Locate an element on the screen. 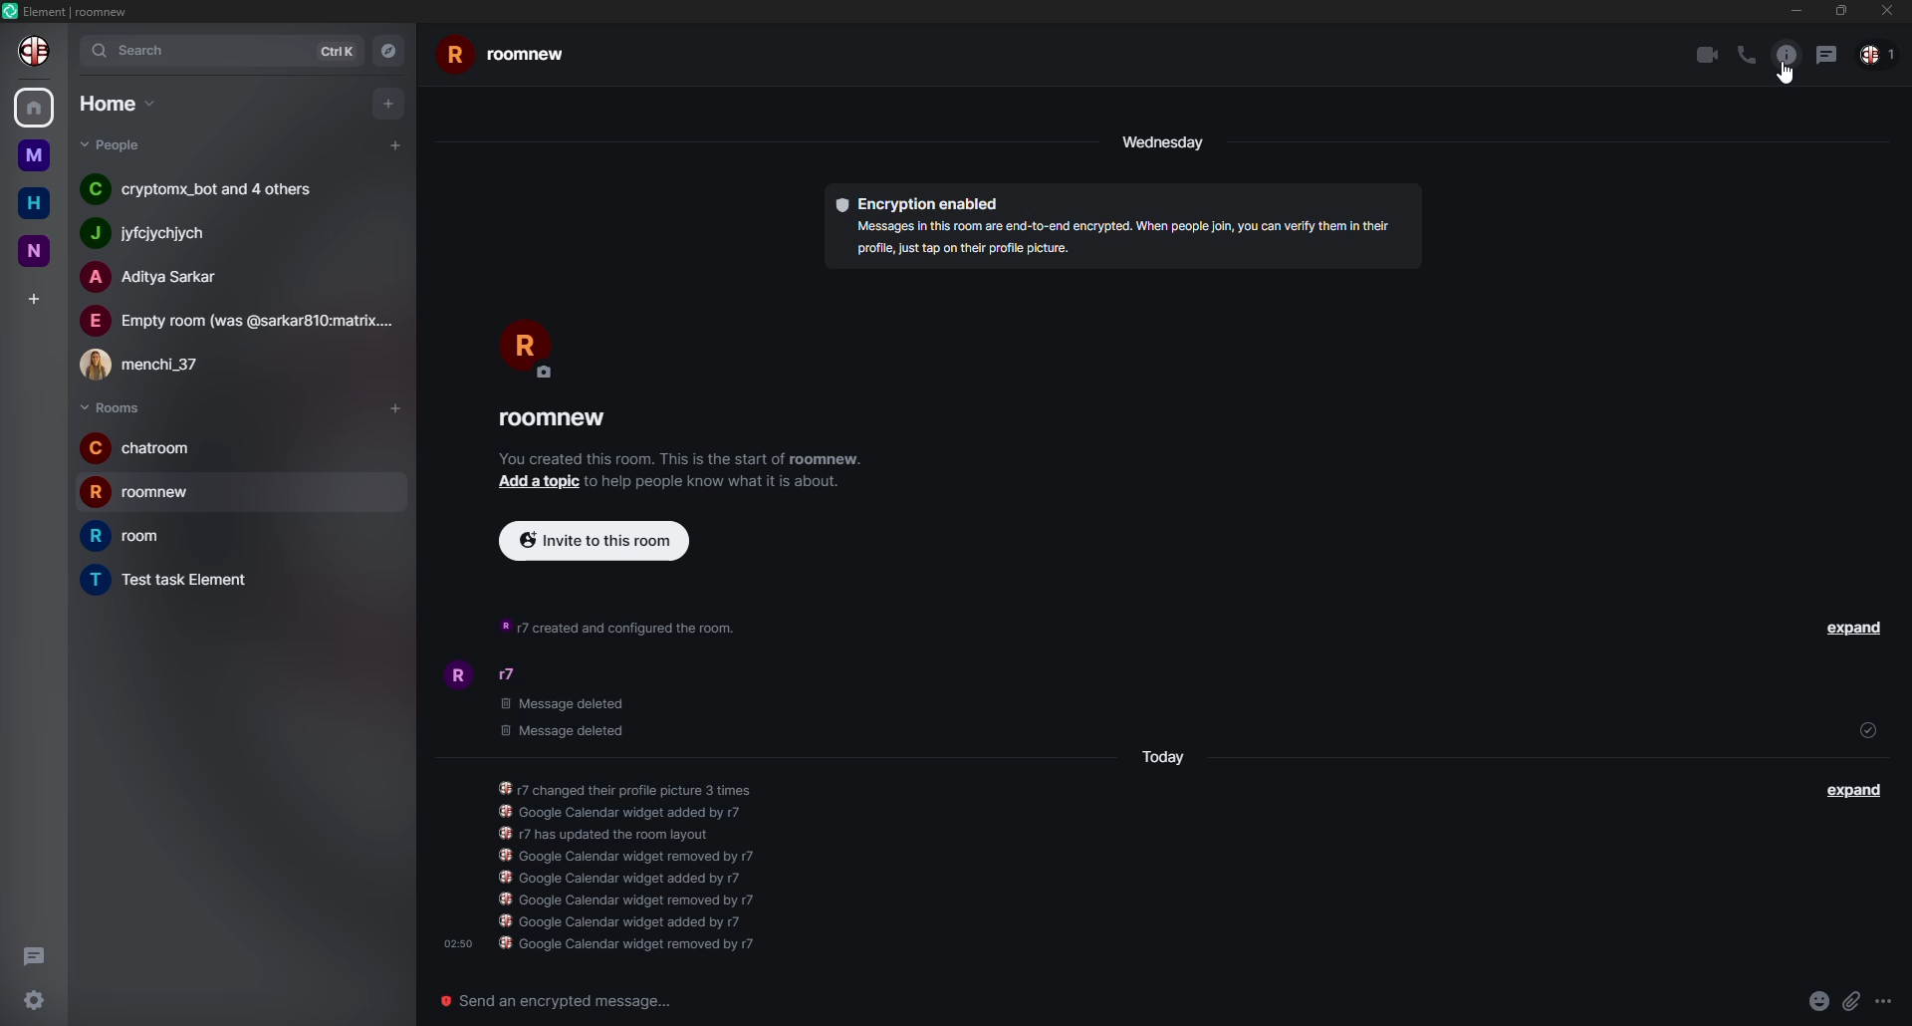 This screenshot has height=1026, width=1912. people is located at coordinates (149, 364).